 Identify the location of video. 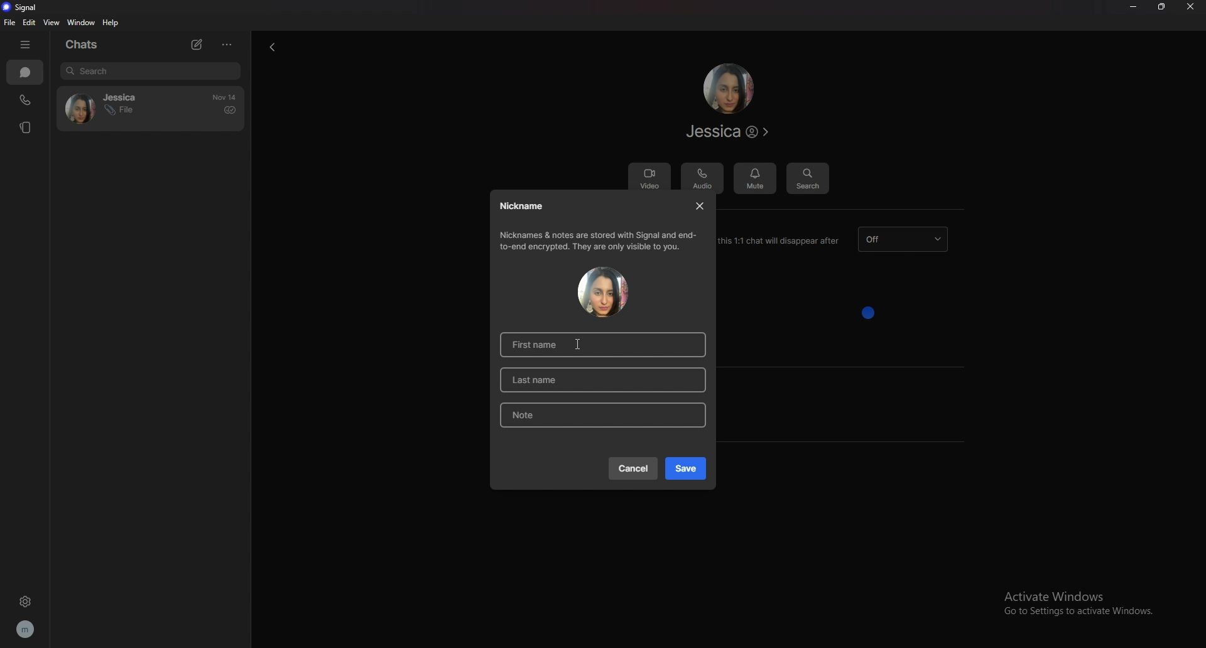
(649, 178).